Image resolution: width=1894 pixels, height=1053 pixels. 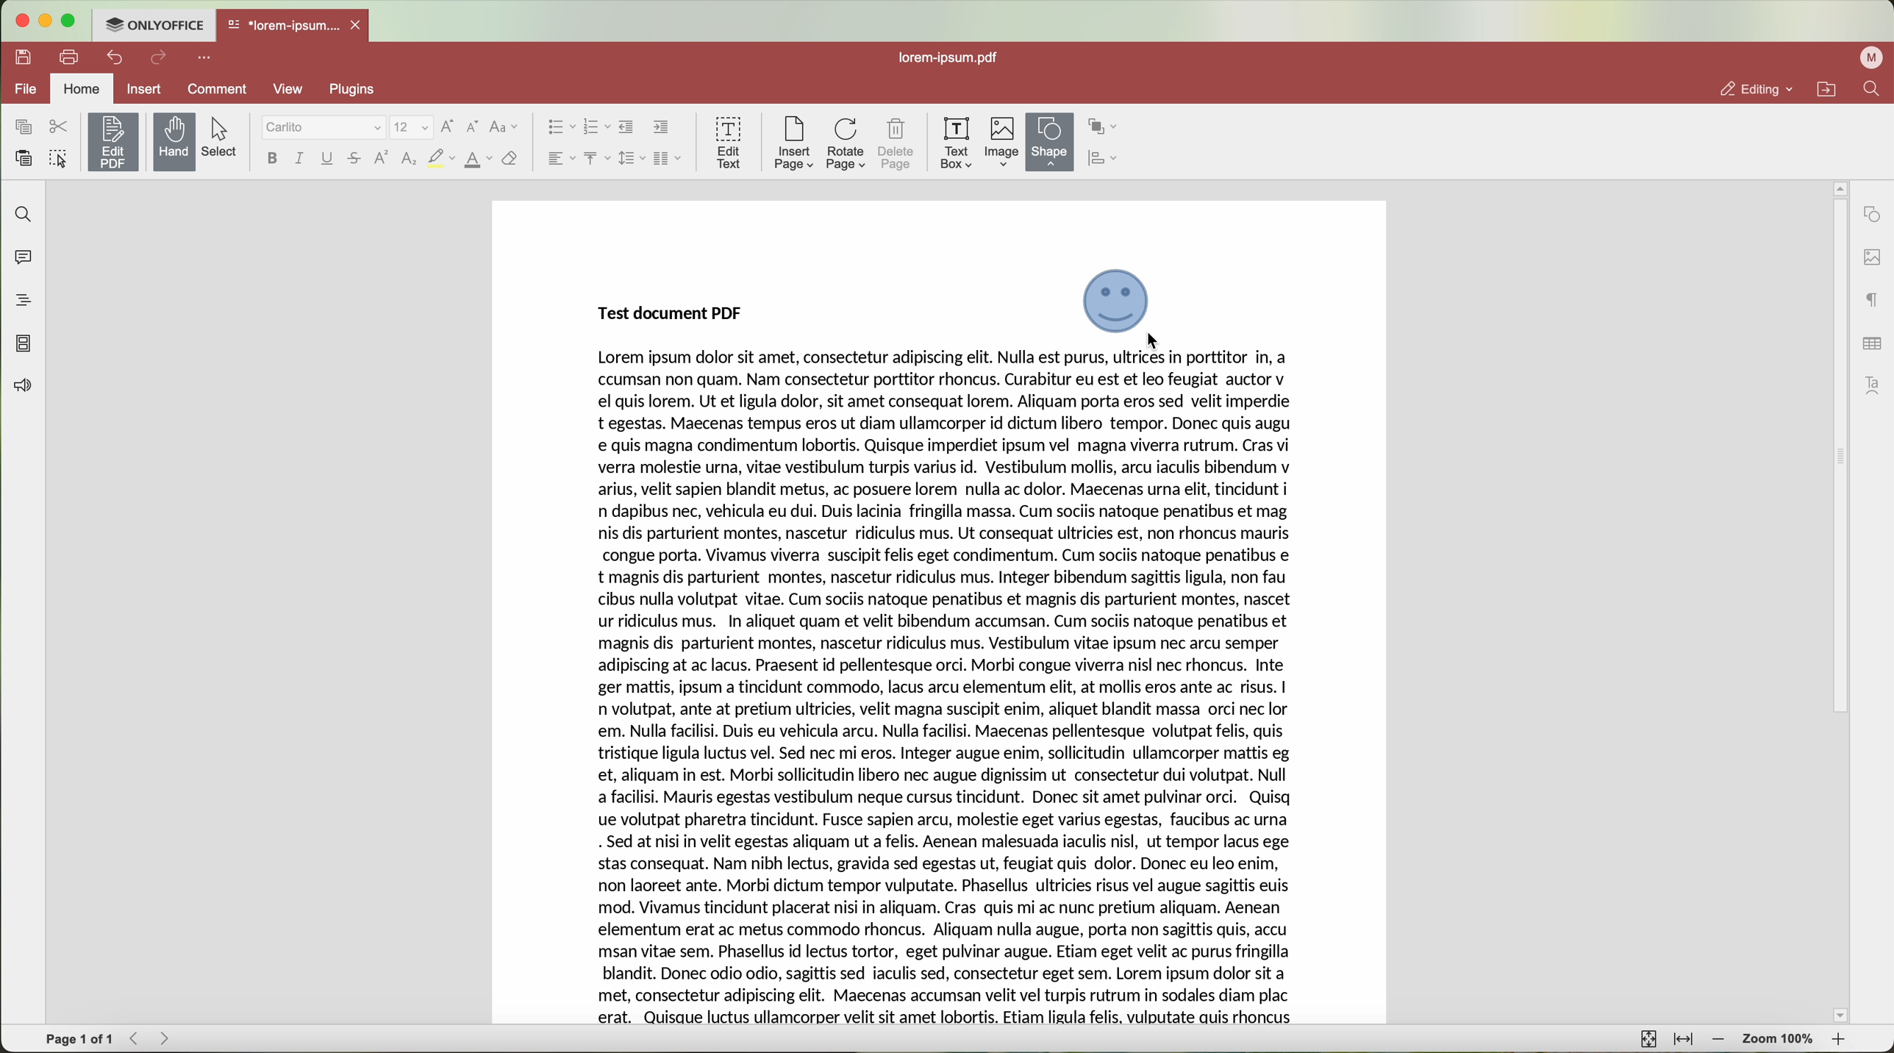 I want to click on vertical align, so click(x=594, y=158).